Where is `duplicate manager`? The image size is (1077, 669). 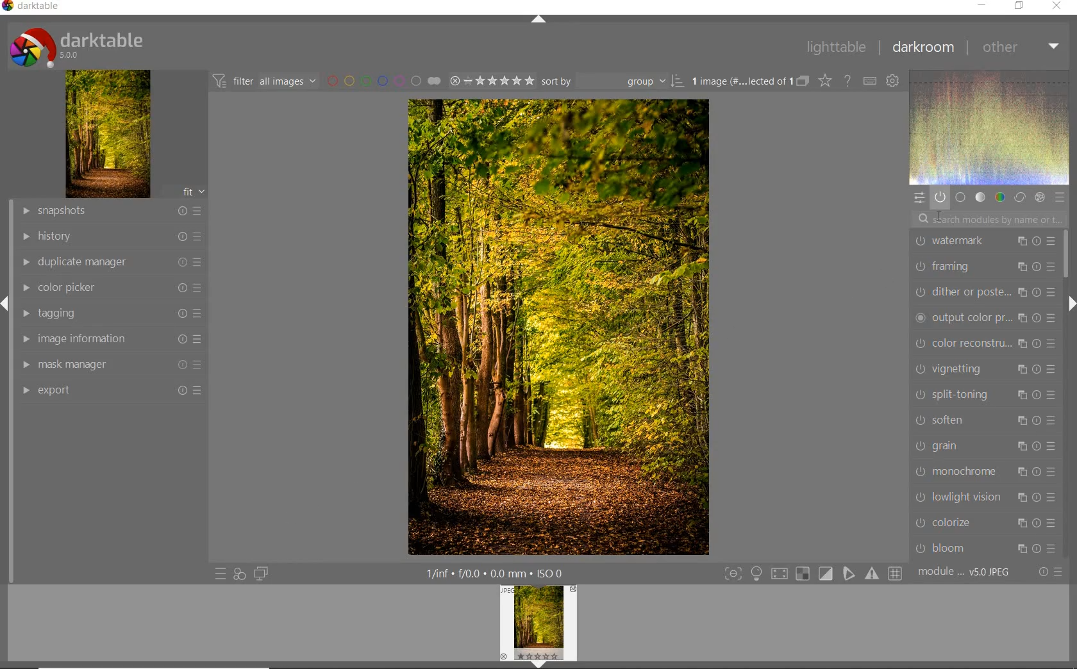 duplicate manager is located at coordinates (112, 262).